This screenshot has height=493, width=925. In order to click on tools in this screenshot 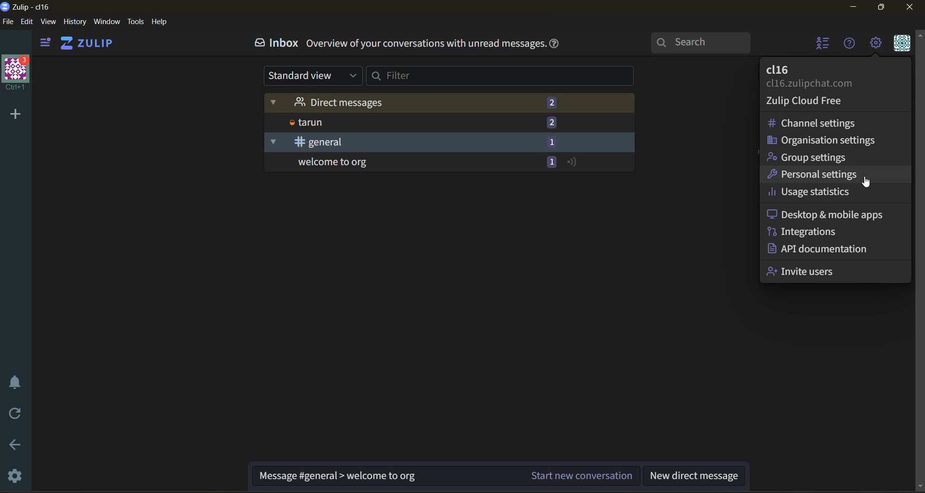, I will do `click(136, 22)`.